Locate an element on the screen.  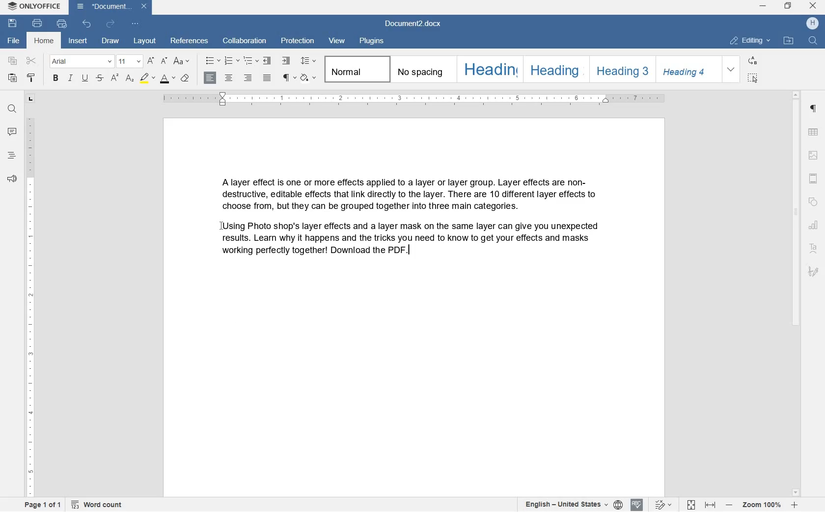
COPY STYLE is located at coordinates (32, 78).